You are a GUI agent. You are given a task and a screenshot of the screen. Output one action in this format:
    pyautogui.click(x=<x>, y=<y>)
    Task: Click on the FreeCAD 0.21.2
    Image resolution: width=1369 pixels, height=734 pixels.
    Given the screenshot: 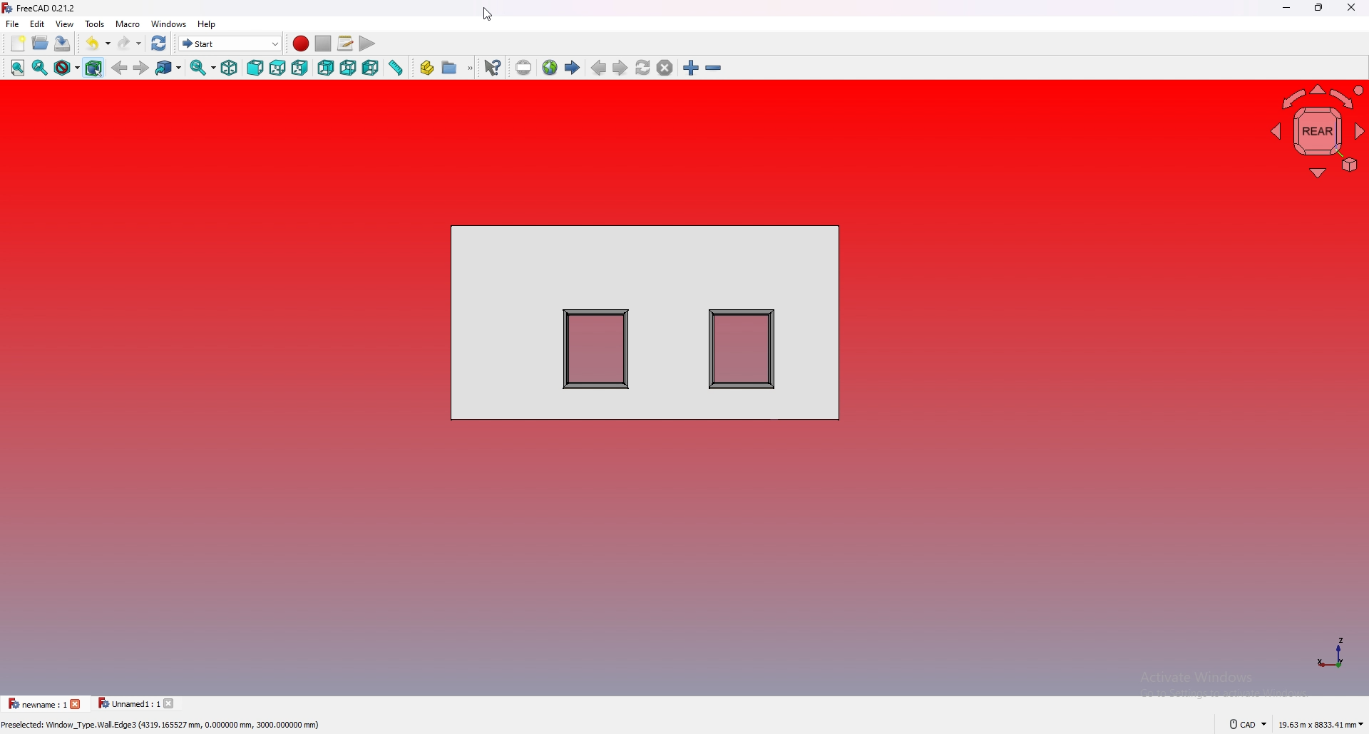 What is the action you would take?
    pyautogui.click(x=48, y=9)
    